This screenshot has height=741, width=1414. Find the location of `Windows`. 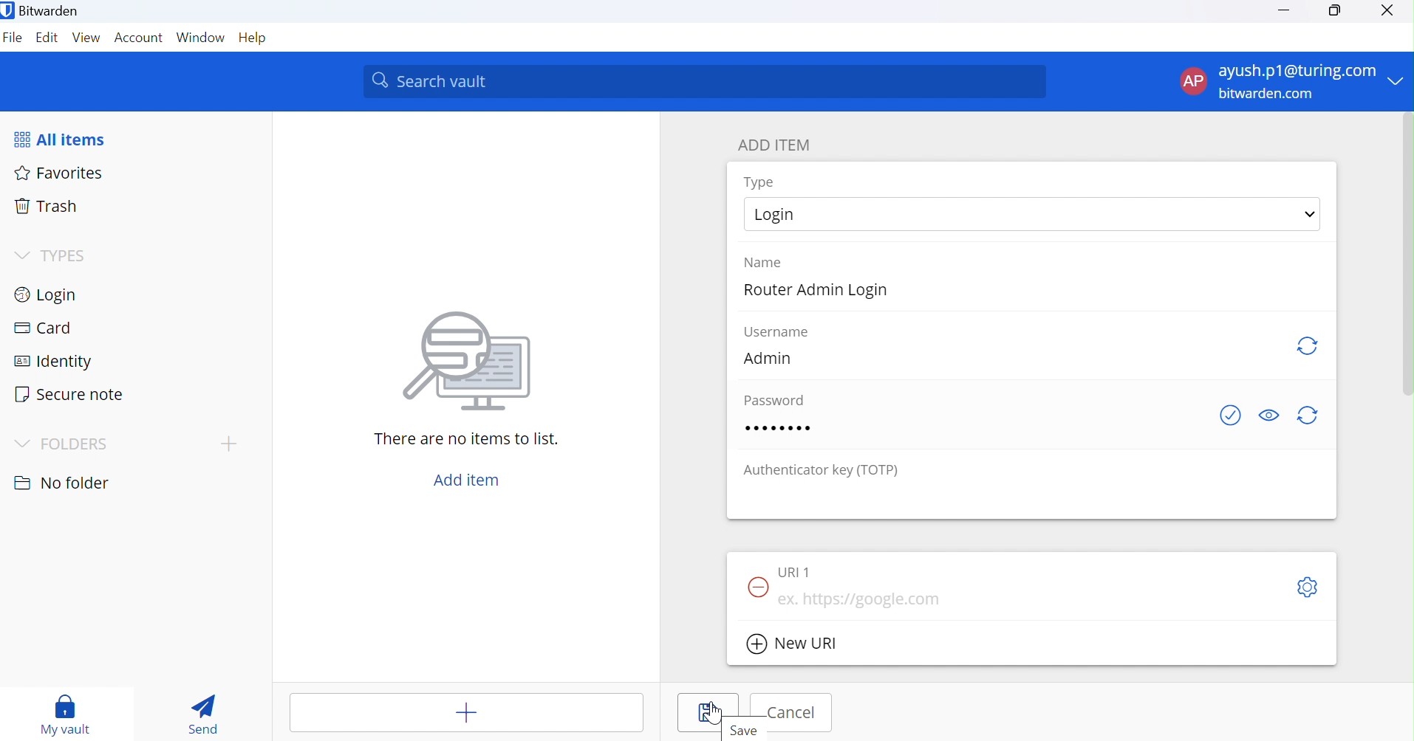

Windows is located at coordinates (201, 40).